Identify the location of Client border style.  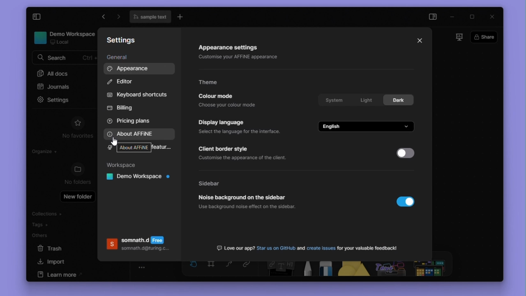
(245, 153).